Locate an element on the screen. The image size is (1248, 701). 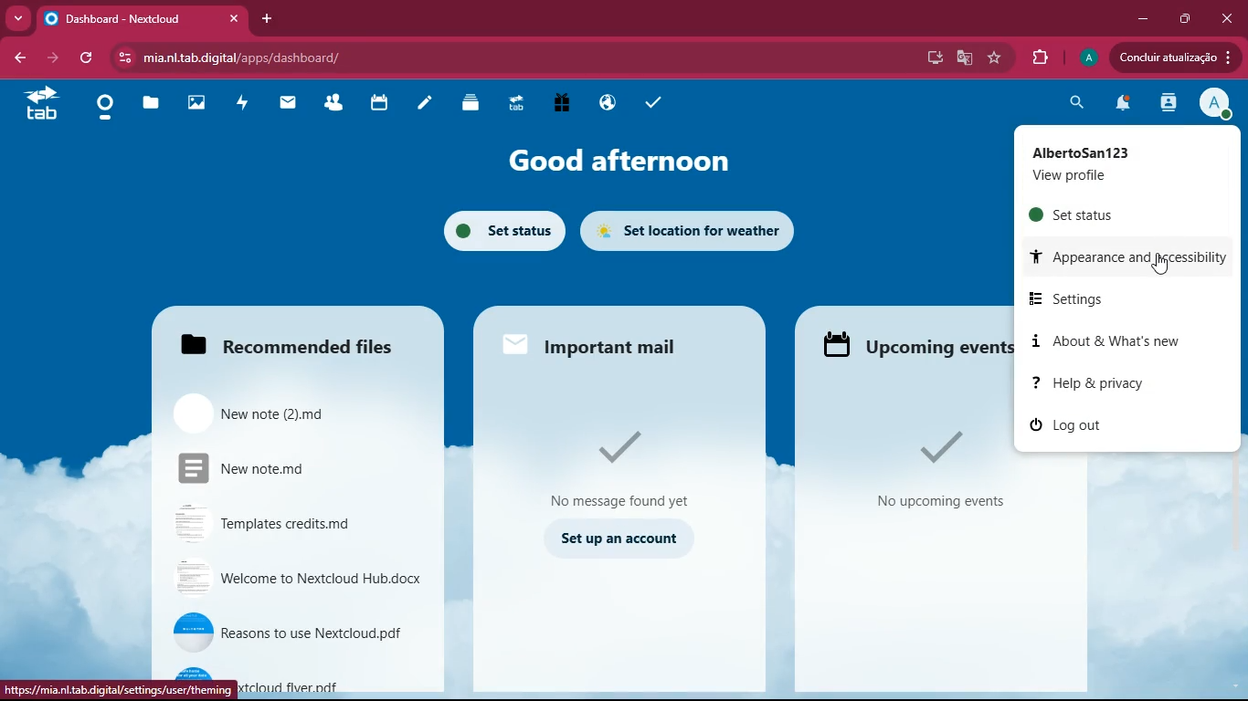
set status is located at coordinates (1124, 213).